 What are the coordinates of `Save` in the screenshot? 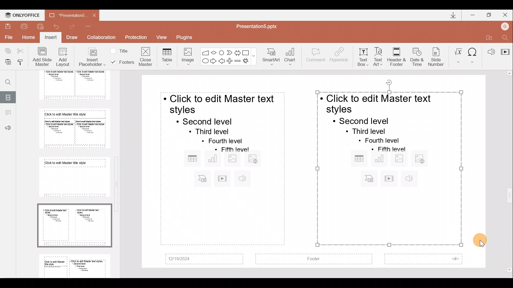 It's located at (8, 26).